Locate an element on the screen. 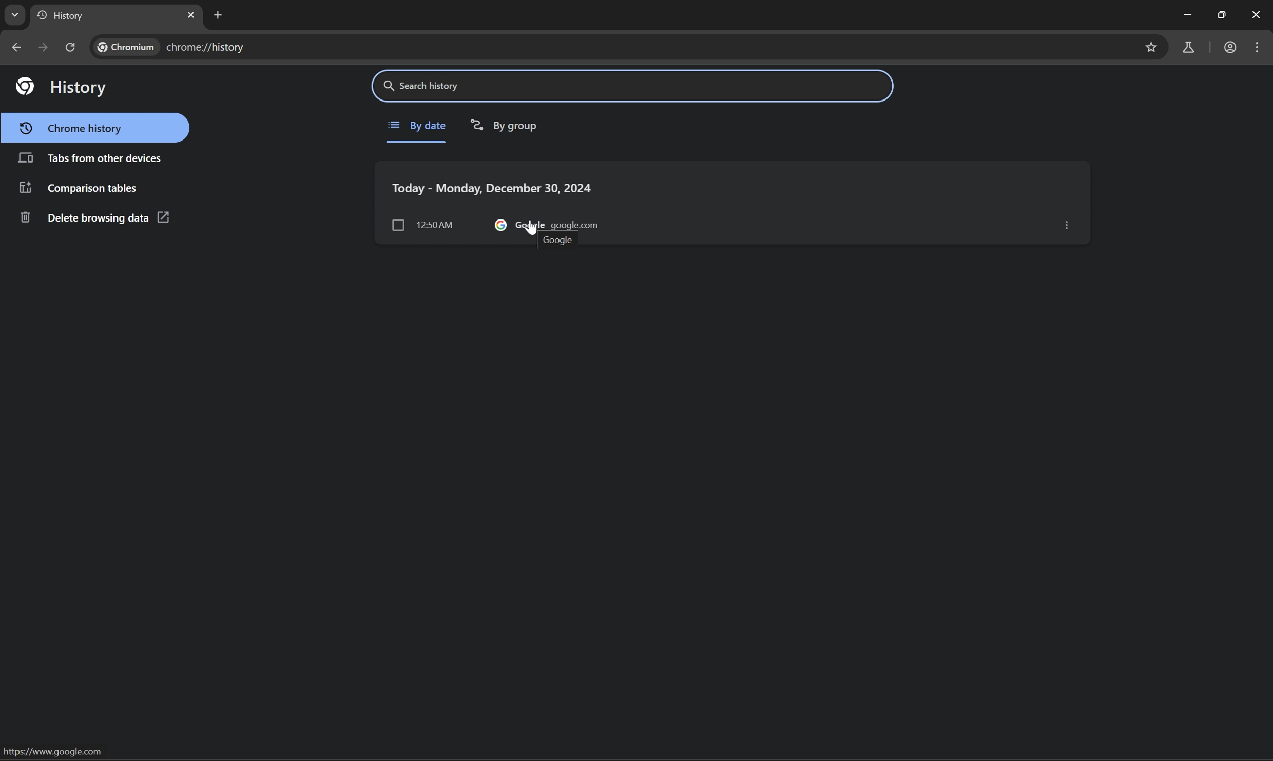  chrome history is located at coordinates (98, 128).